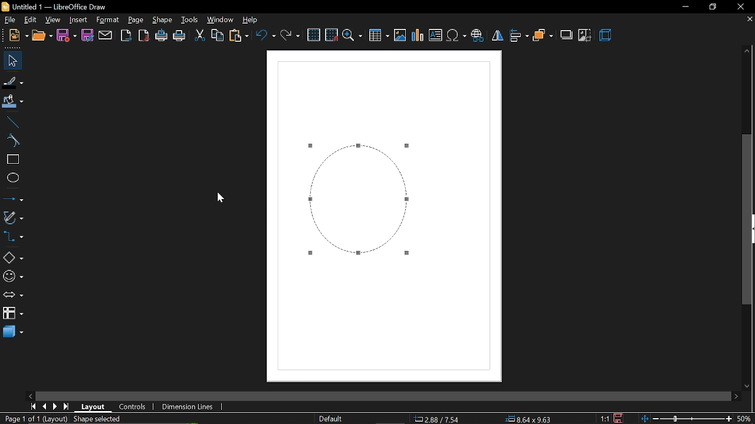 The width and height of the screenshot is (755, 424). I want to click on grid, so click(315, 35).